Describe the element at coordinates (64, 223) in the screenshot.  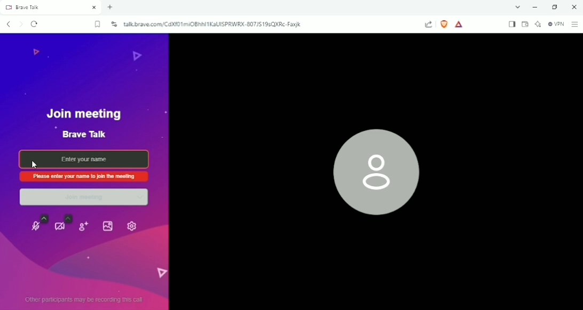
I see `Video settings` at that location.